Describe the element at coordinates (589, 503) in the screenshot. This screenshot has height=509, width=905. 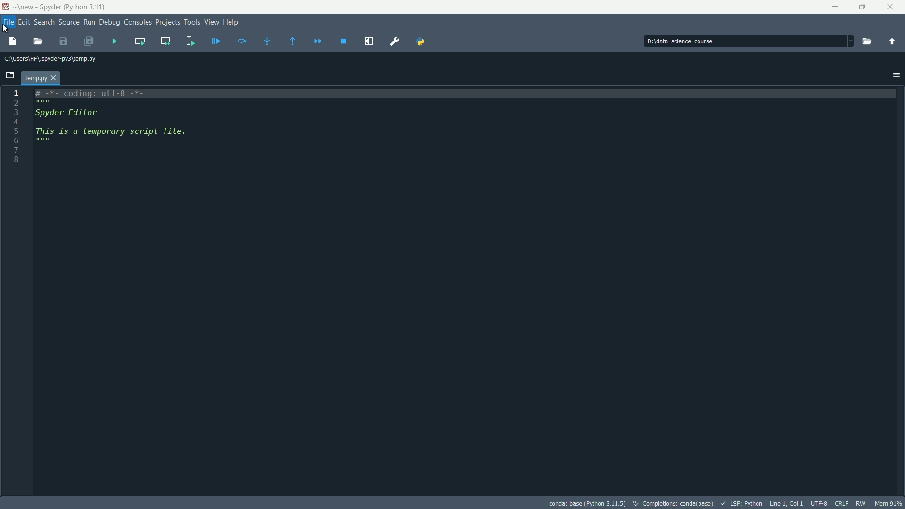
I see `python interpretor` at that location.